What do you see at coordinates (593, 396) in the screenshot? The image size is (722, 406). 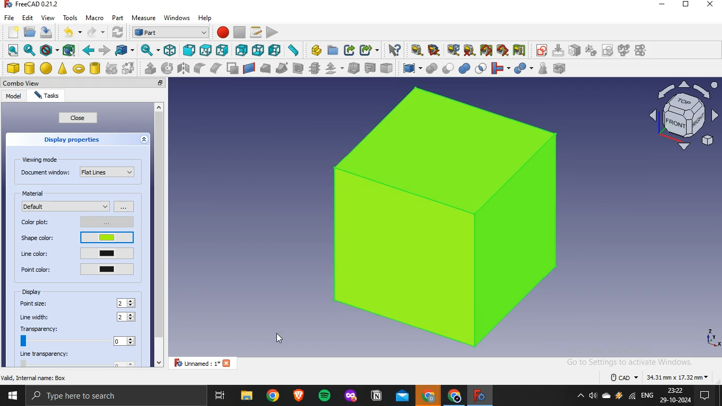 I see `volume` at bounding box center [593, 396].